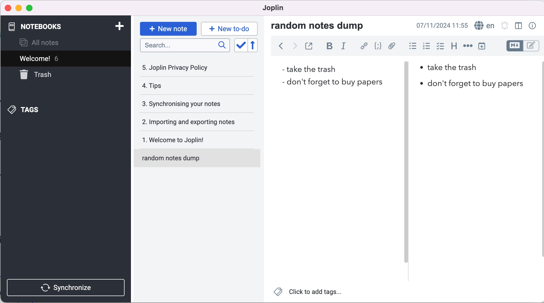  Describe the element at coordinates (199, 160) in the screenshot. I see `random notes dump` at that location.